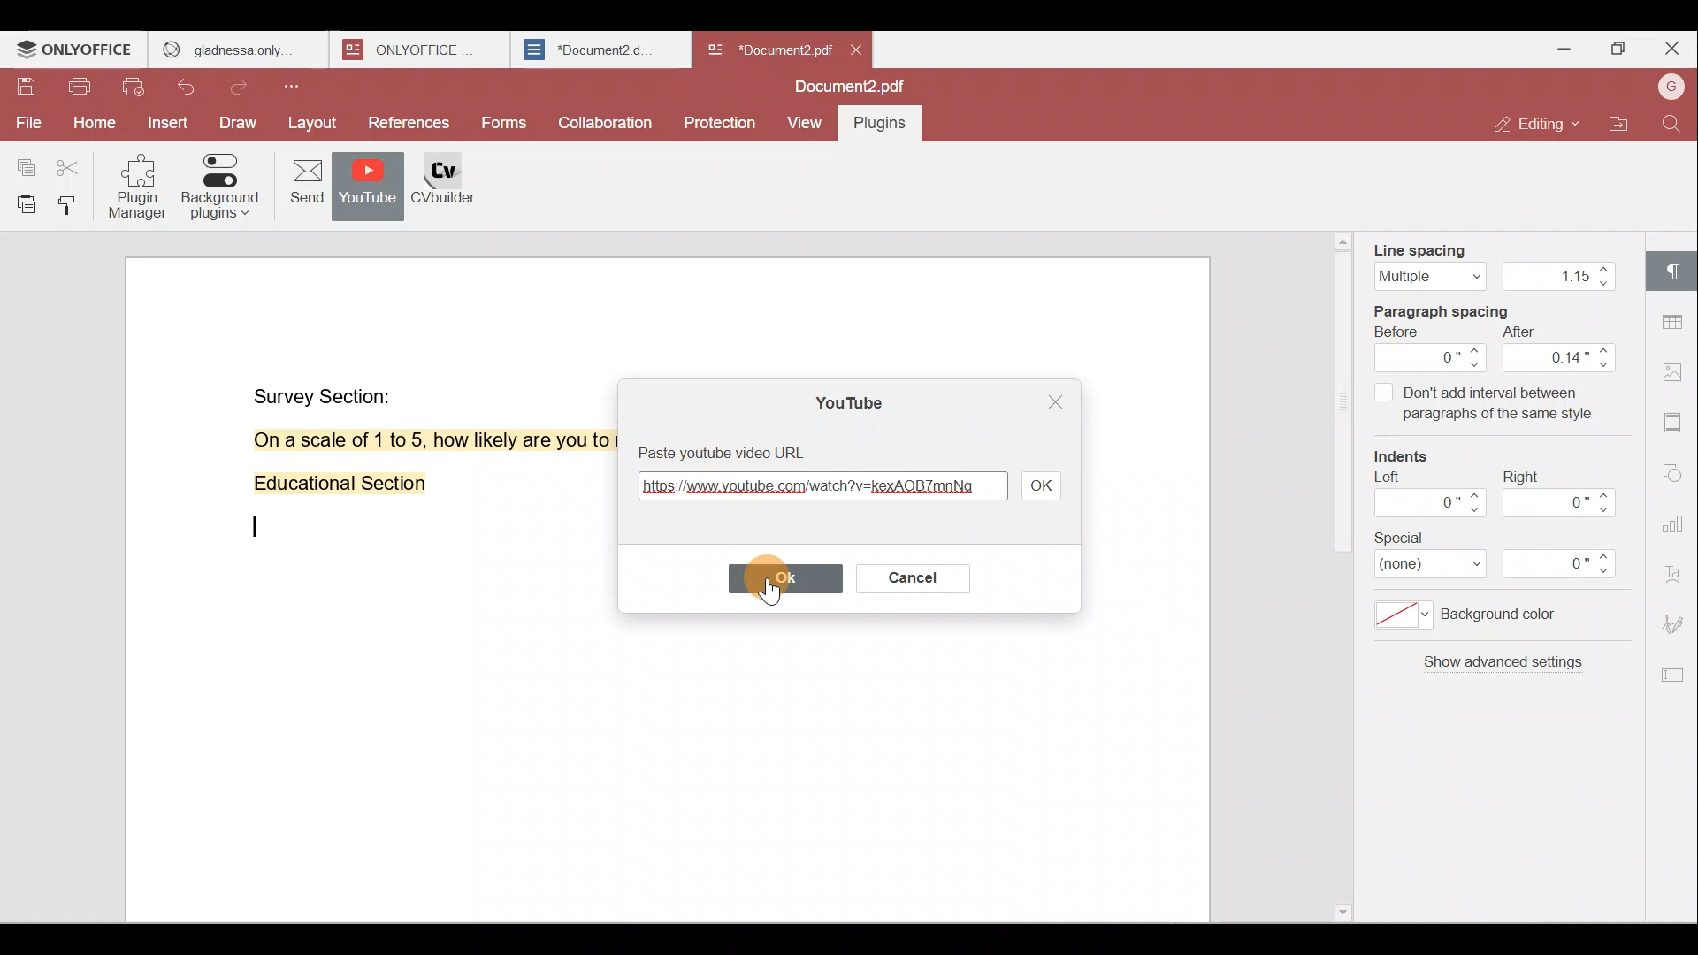  I want to click on Plugin manager, so click(141, 192).